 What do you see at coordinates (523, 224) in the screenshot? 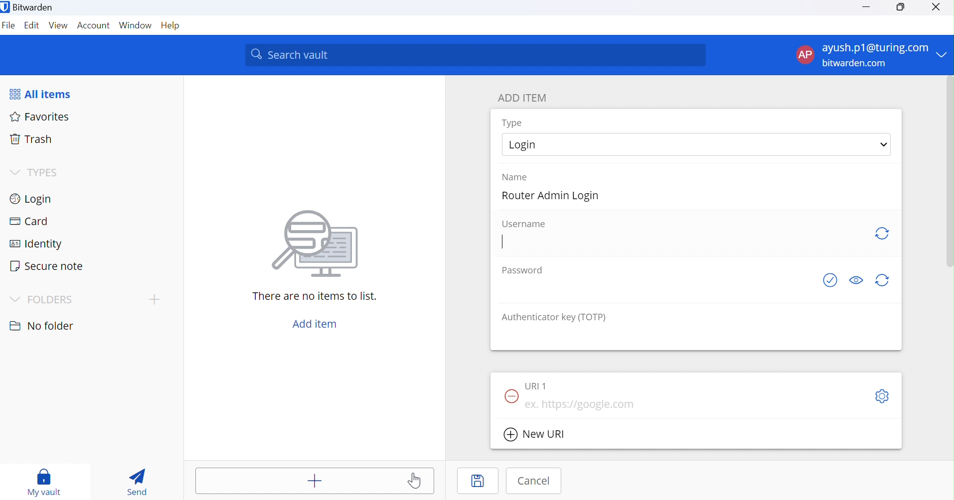
I see `Username` at bounding box center [523, 224].